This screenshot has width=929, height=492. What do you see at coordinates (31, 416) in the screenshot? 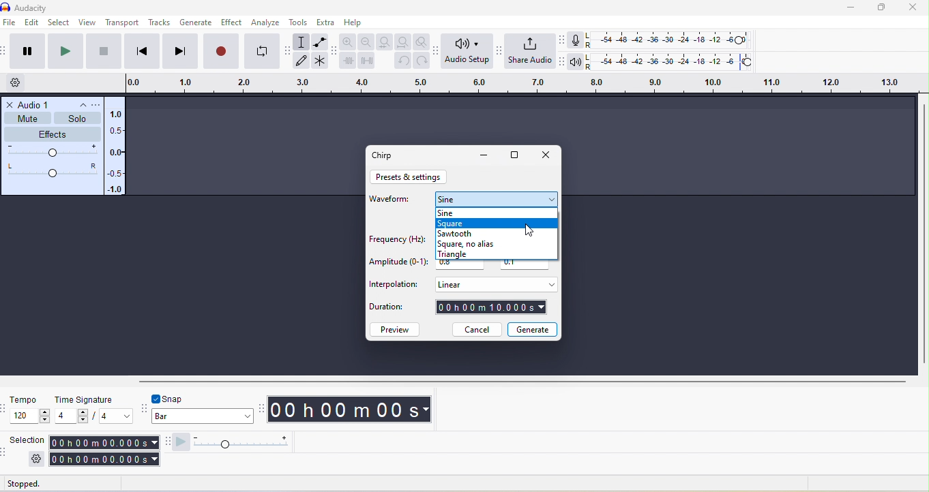
I see `120` at bounding box center [31, 416].